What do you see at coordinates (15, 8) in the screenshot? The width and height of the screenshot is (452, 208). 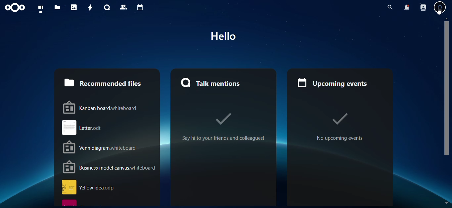 I see `nextcloud logo` at bounding box center [15, 8].